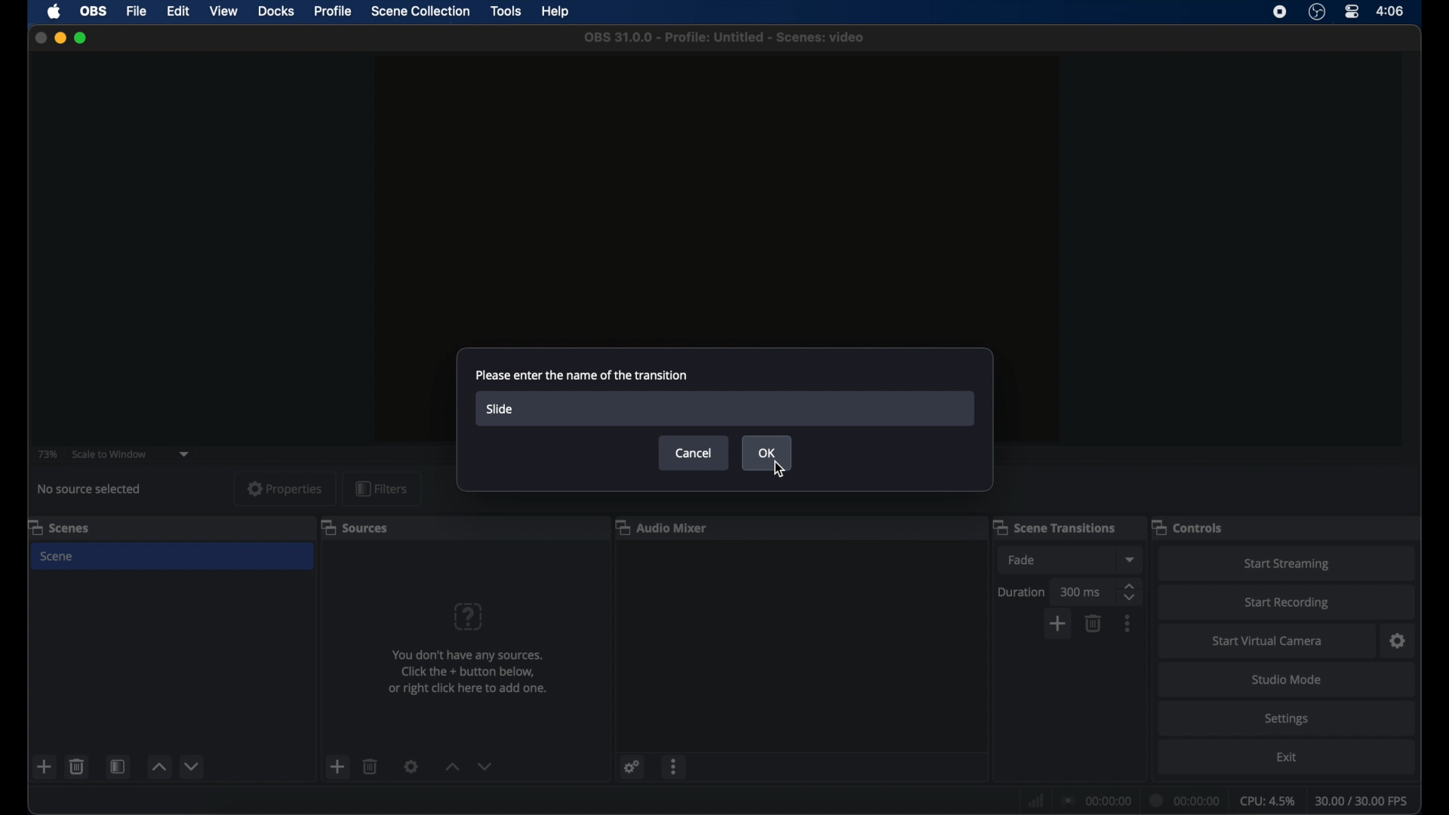 This screenshot has height=815, width=1449. Describe the element at coordinates (284, 488) in the screenshot. I see `properties` at that location.